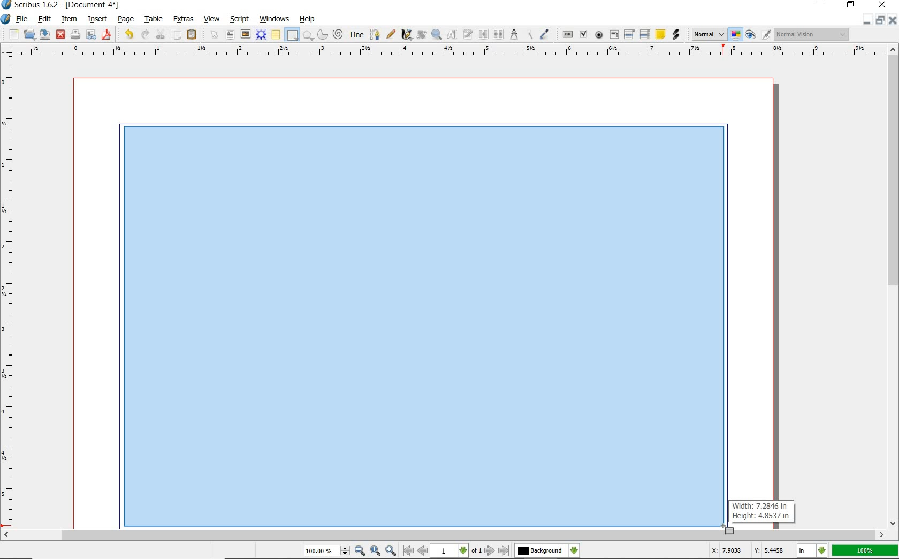  Describe the element at coordinates (182, 19) in the screenshot. I see `extras` at that location.